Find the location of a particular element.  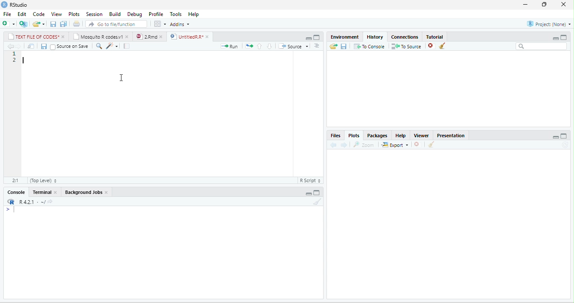

compile report is located at coordinates (126, 46).